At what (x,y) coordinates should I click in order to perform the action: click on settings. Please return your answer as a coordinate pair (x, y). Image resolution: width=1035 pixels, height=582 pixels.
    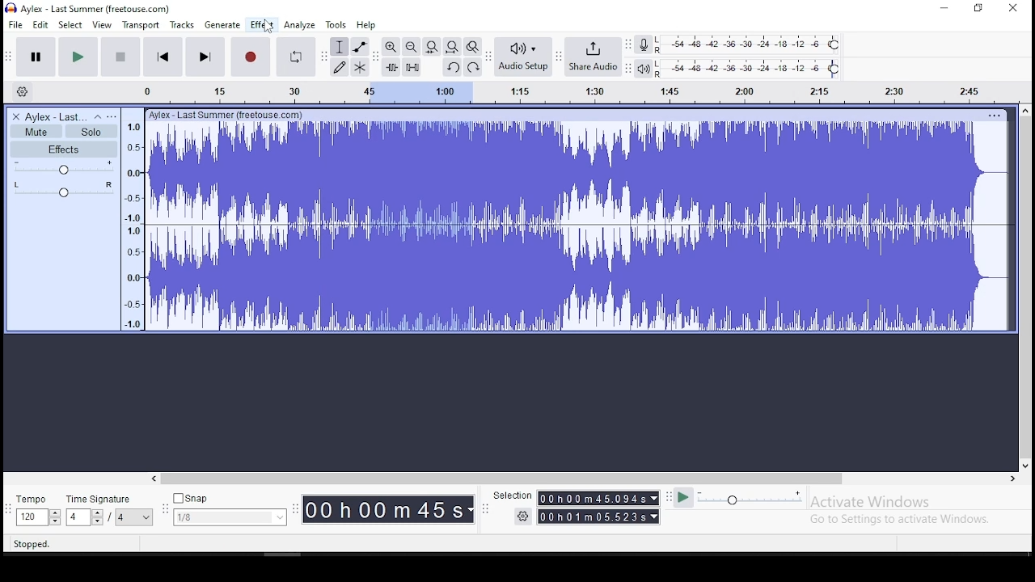
    Looking at the image, I should click on (513, 517).